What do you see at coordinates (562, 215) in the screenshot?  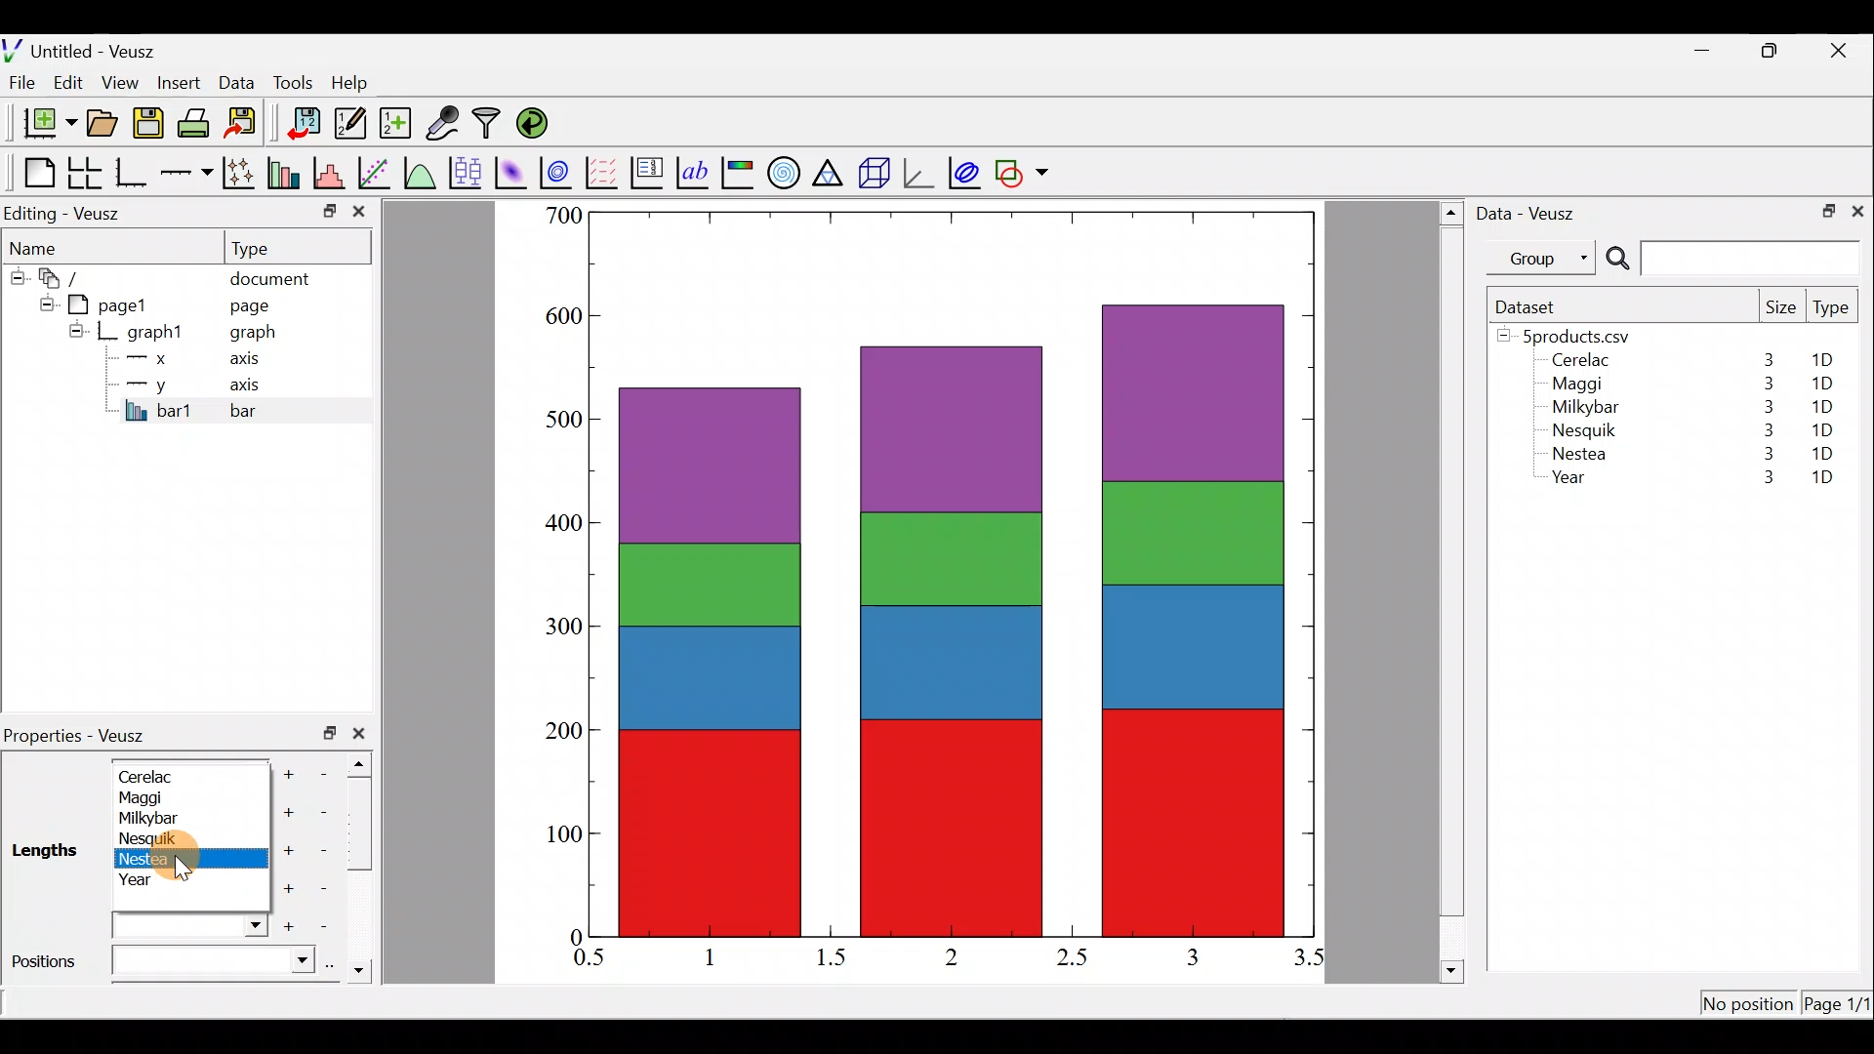 I see `500` at bounding box center [562, 215].